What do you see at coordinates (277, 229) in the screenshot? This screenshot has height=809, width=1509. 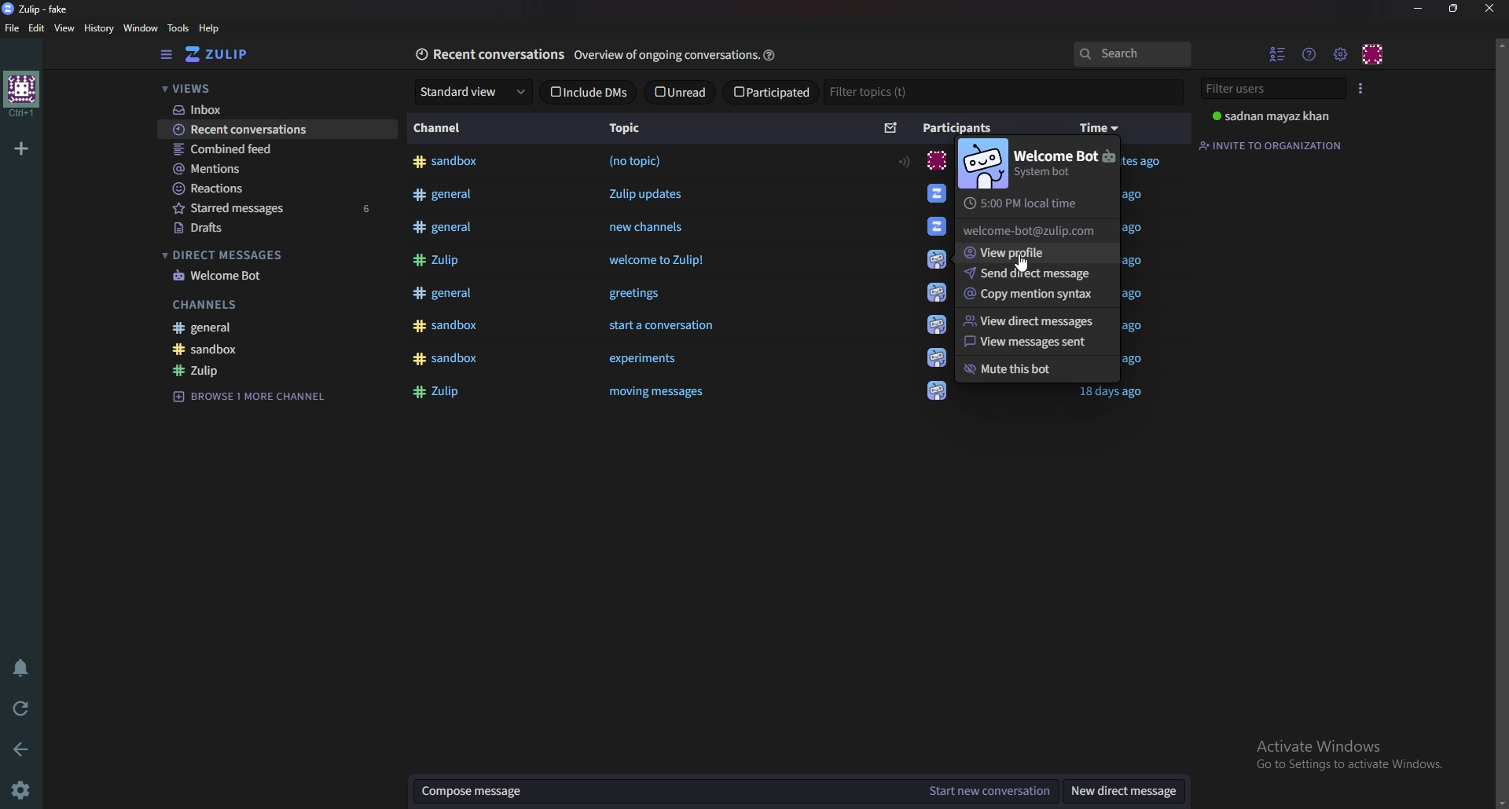 I see `Drafts` at bounding box center [277, 229].